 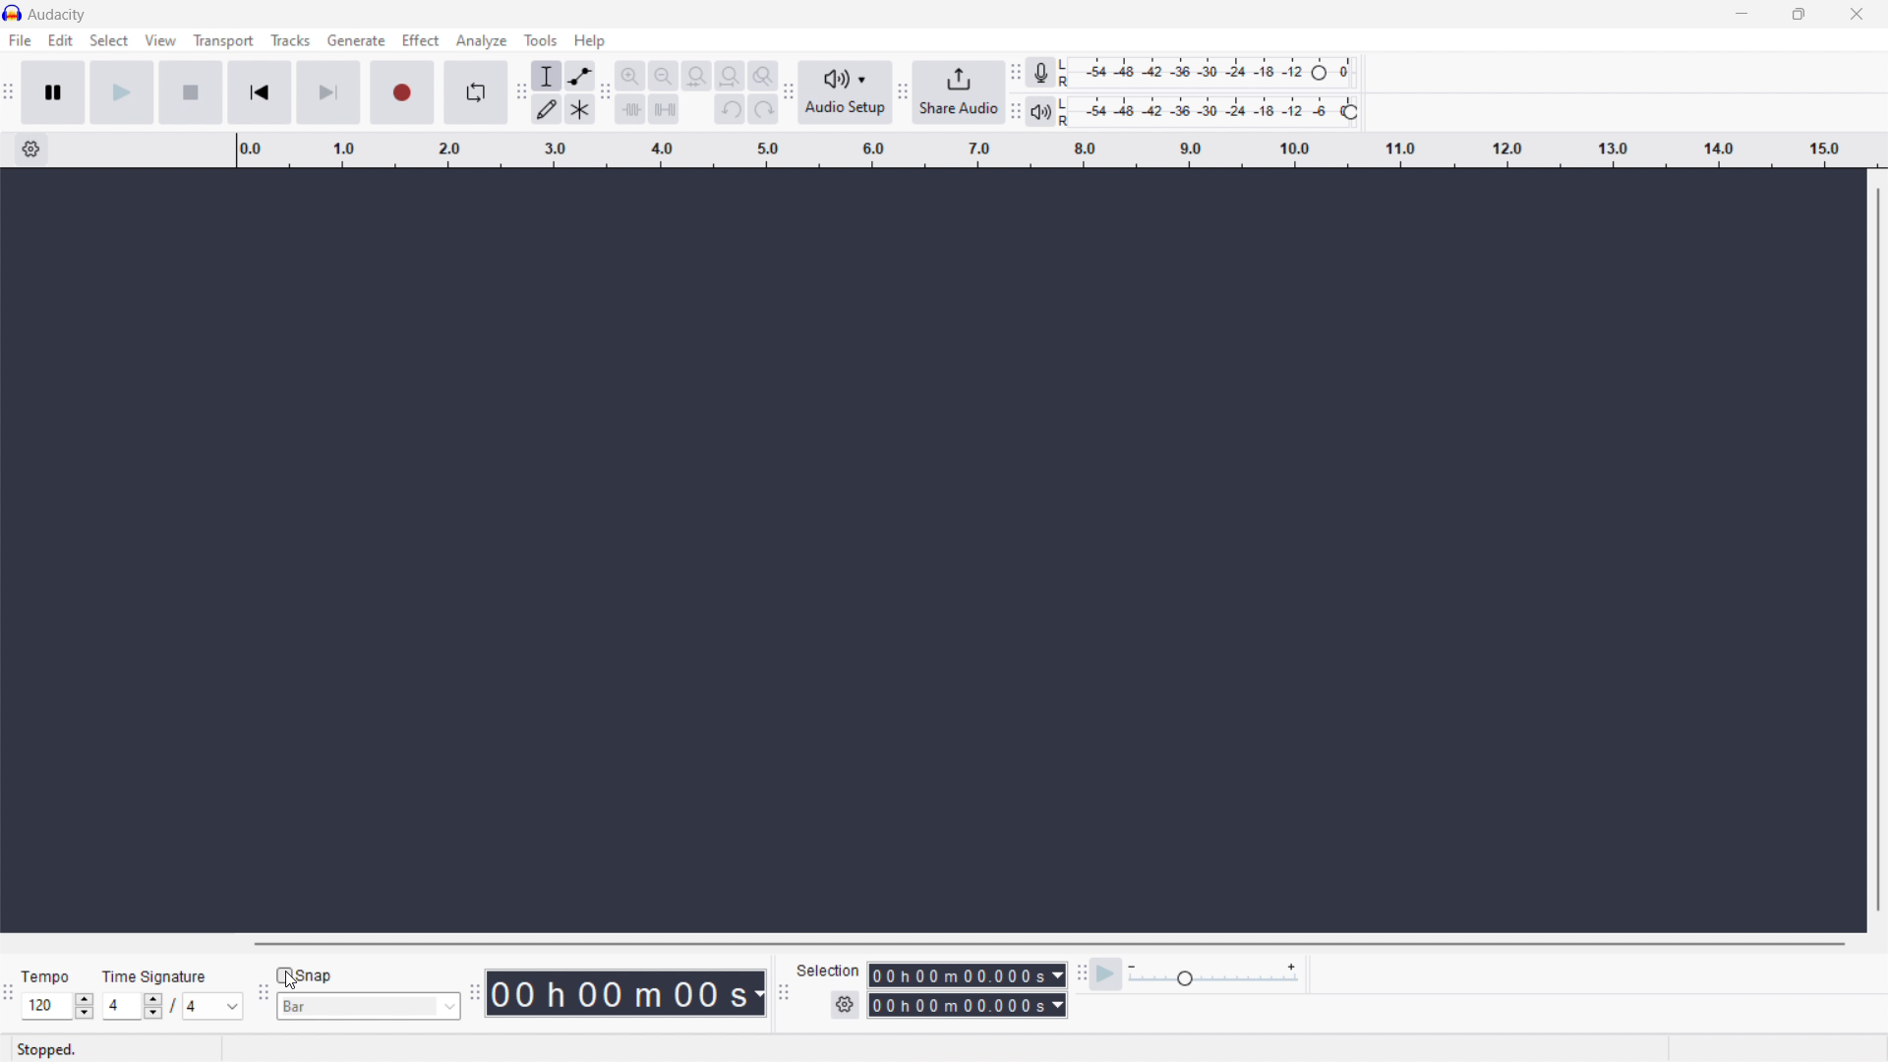 I want to click on Selection, so click(x=823, y=968).